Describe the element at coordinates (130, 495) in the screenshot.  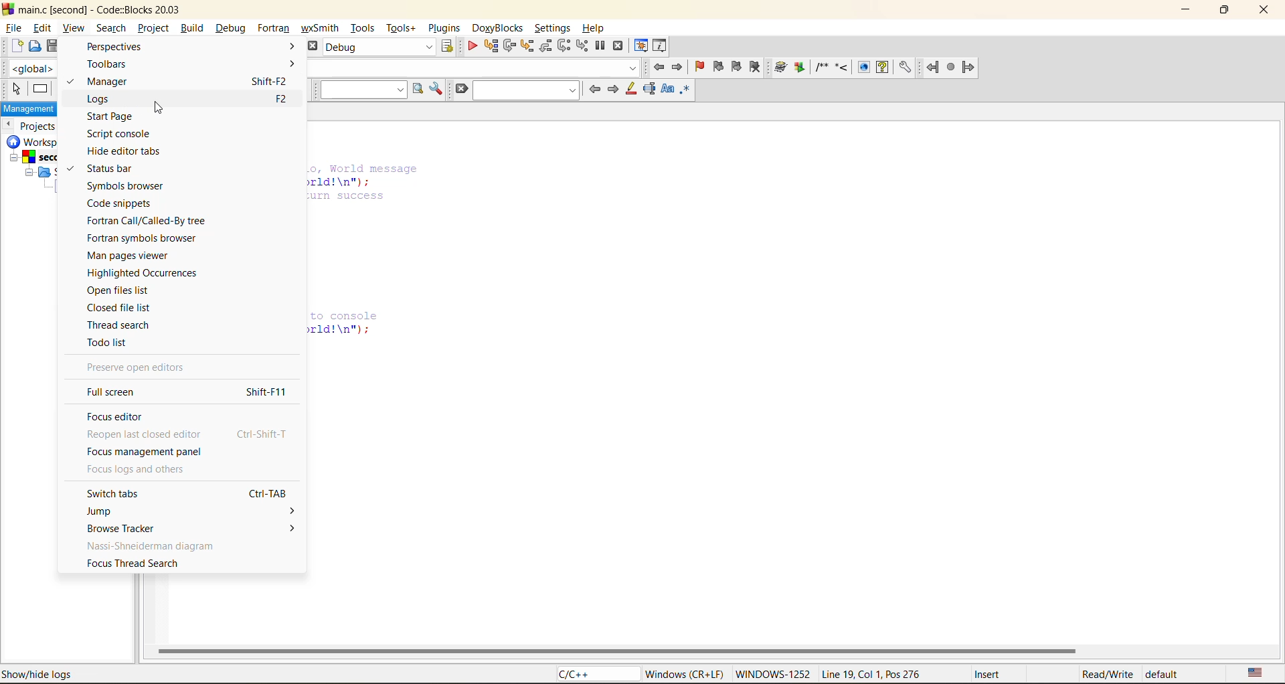
I see `switch tabs` at that location.